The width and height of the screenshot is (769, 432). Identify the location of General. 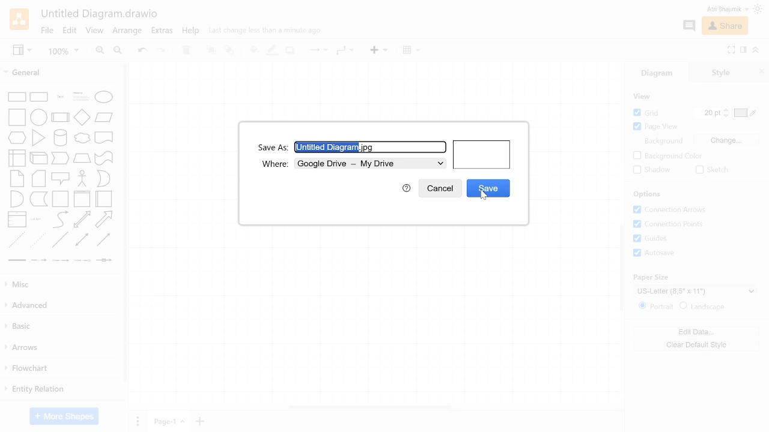
(61, 73).